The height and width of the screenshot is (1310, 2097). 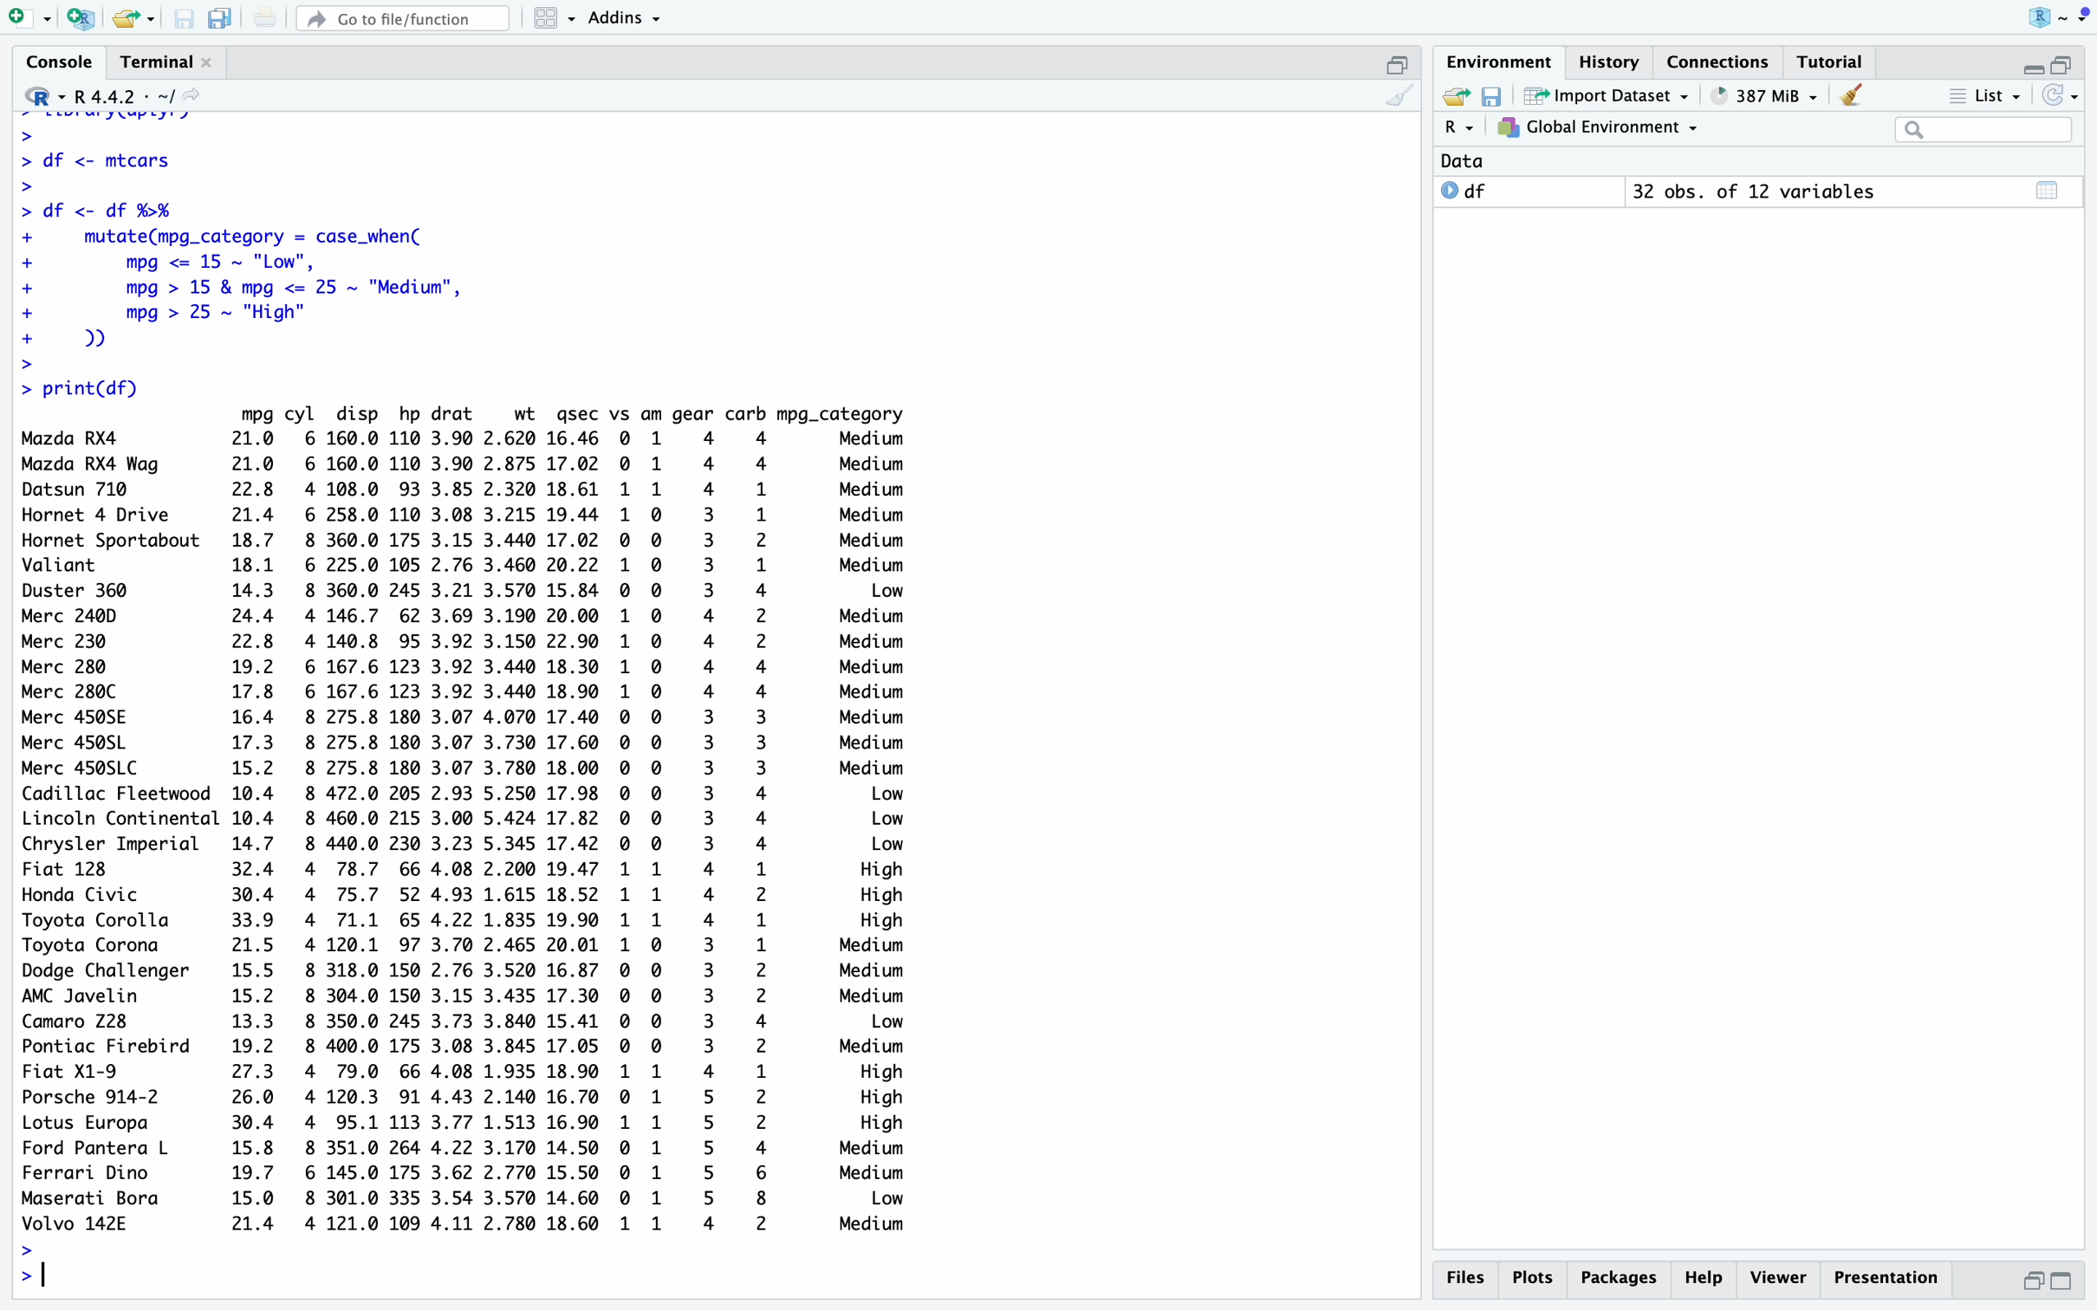 I want to click on open in separate window, so click(x=1398, y=65).